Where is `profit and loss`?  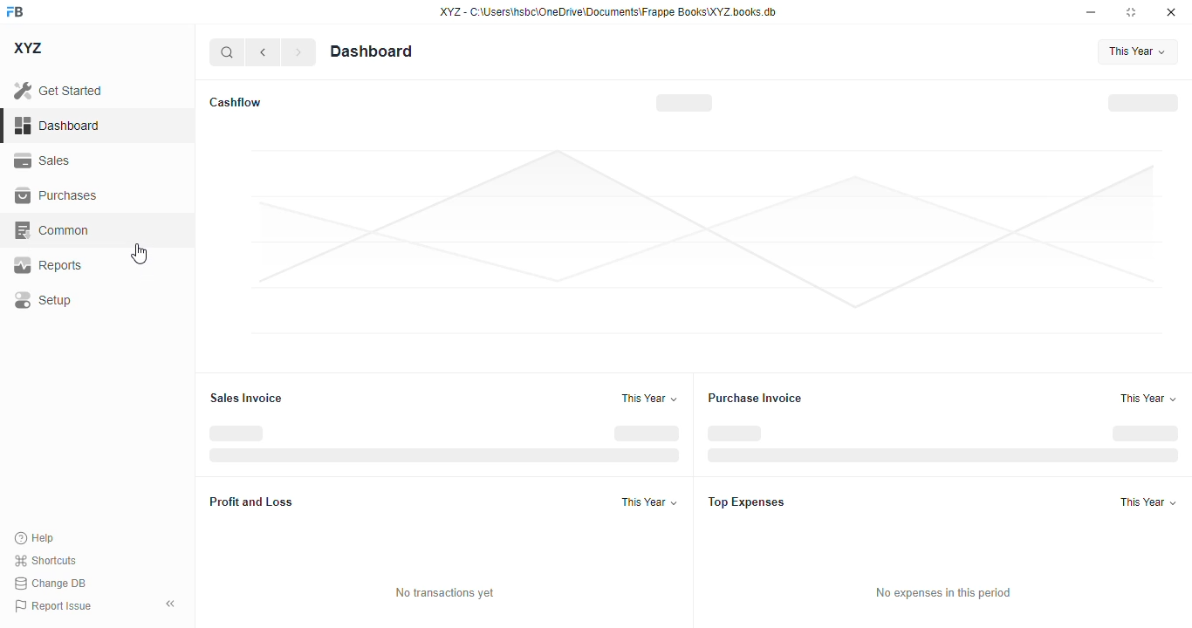 profit and loss is located at coordinates (252, 502).